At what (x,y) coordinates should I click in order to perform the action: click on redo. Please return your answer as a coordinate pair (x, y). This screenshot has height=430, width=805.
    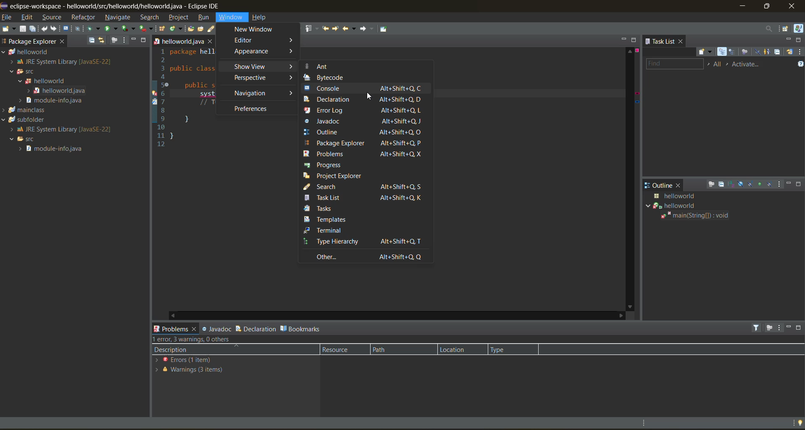
    Looking at the image, I should click on (54, 29).